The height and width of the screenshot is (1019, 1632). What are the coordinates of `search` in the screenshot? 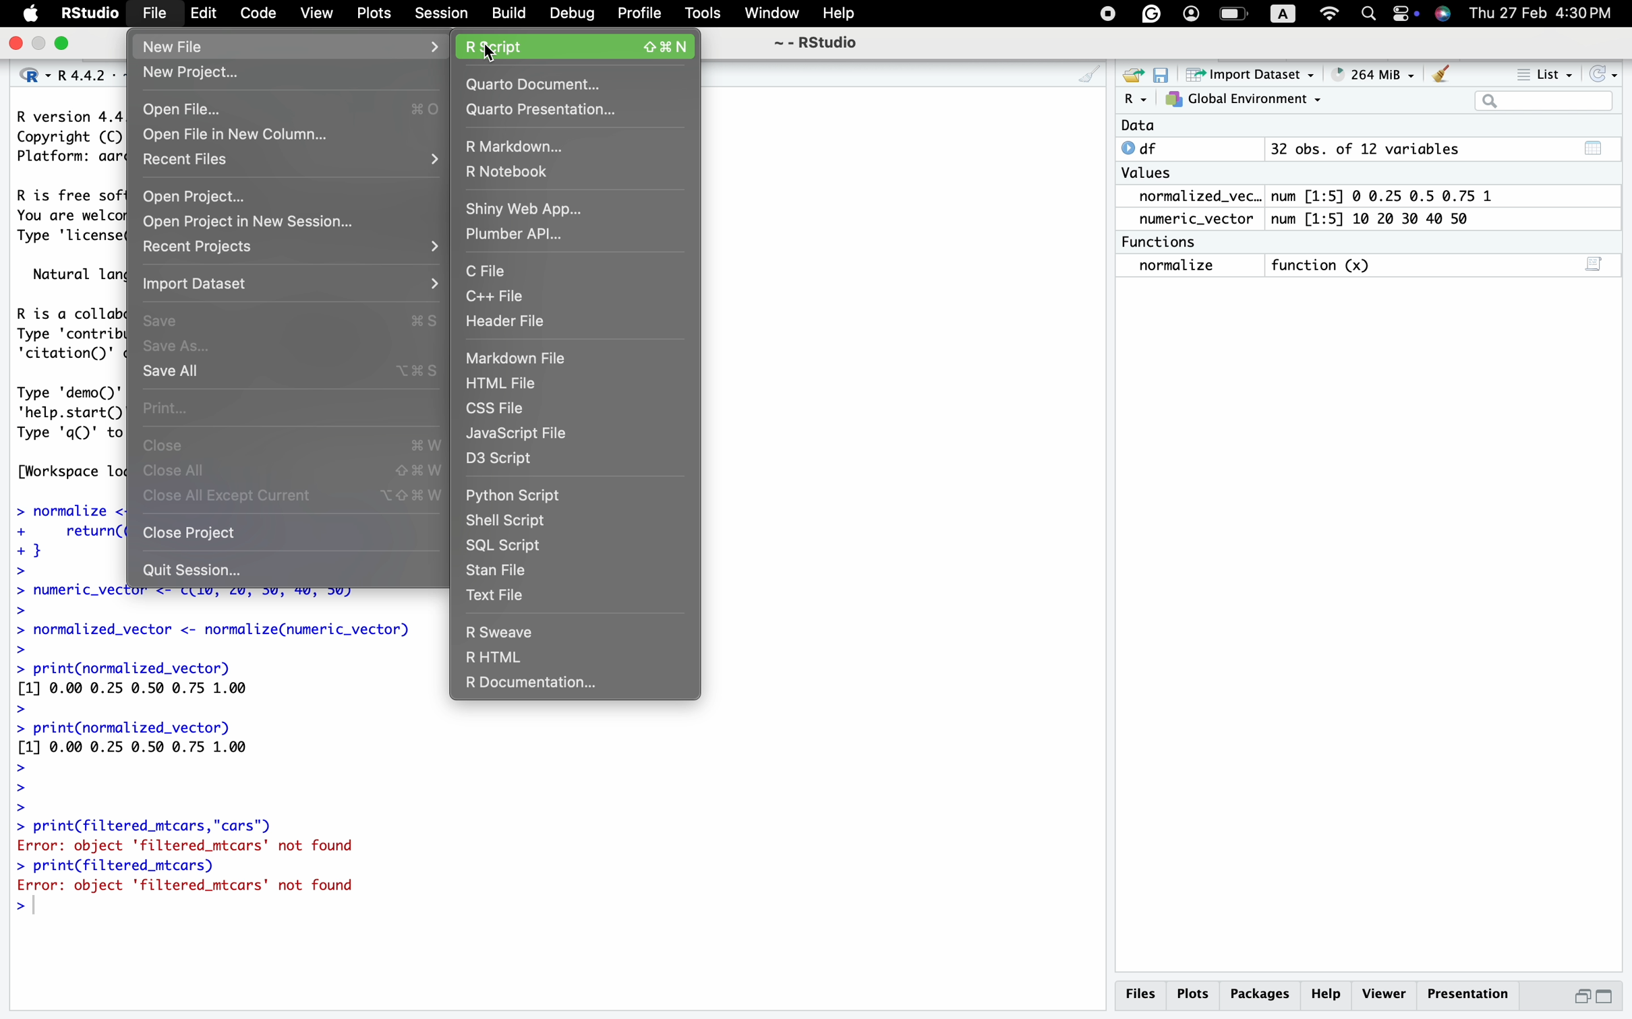 It's located at (1368, 15).